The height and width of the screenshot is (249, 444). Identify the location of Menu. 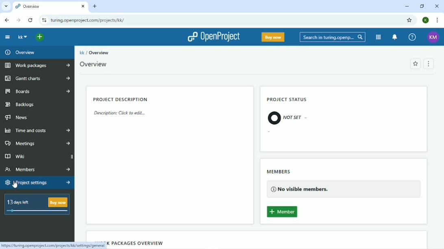
(429, 64).